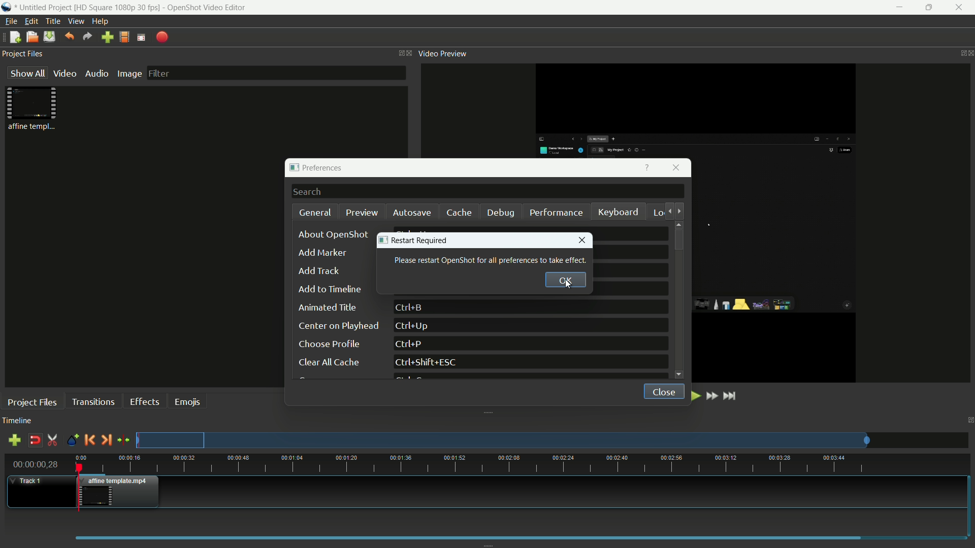 The height and width of the screenshot is (548, 975). What do you see at coordinates (188, 401) in the screenshot?
I see `emojis` at bounding box center [188, 401].